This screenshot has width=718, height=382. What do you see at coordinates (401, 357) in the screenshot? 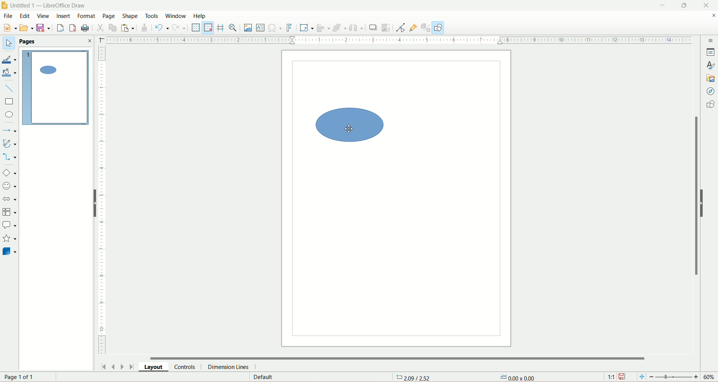
I see `horizontal scroll bar` at bounding box center [401, 357].